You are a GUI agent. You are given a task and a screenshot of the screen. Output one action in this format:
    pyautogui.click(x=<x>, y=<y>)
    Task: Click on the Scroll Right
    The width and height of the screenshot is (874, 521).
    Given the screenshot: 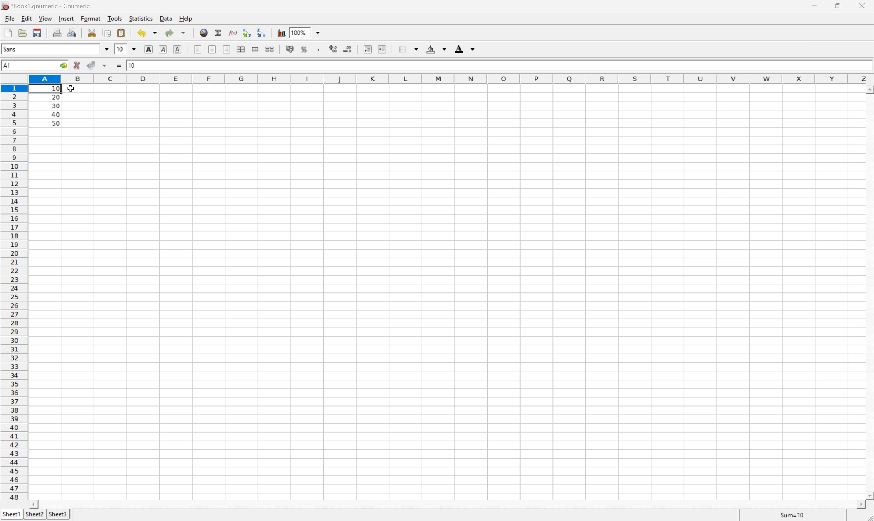 What is the action you would take?
    pyautogui.click(x=858, y=505)
    